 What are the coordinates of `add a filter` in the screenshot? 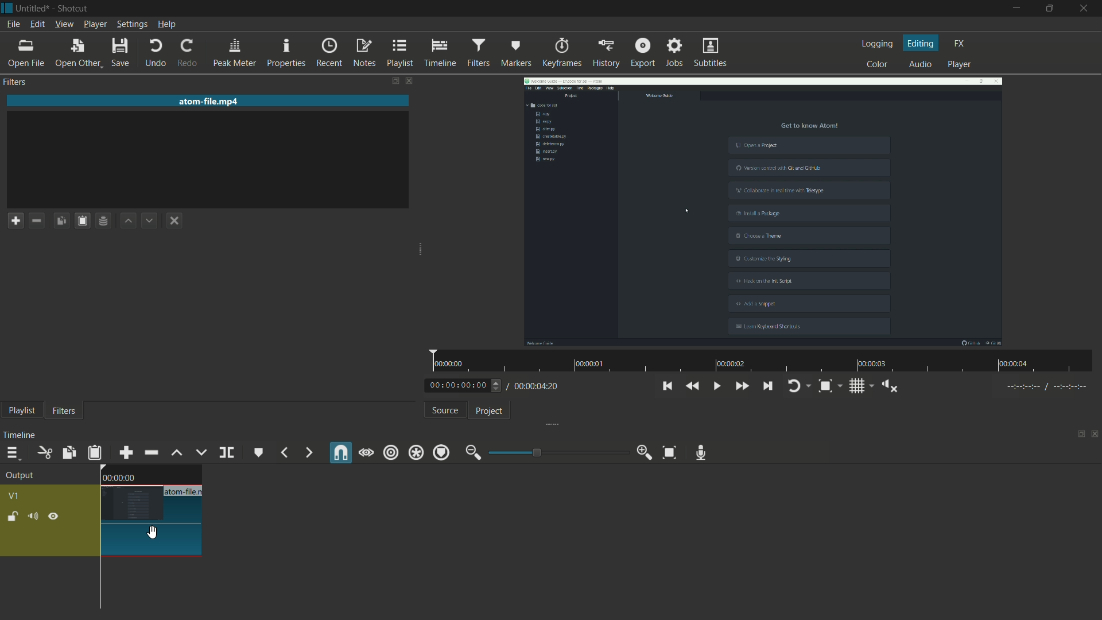 It's located at (15, 220).